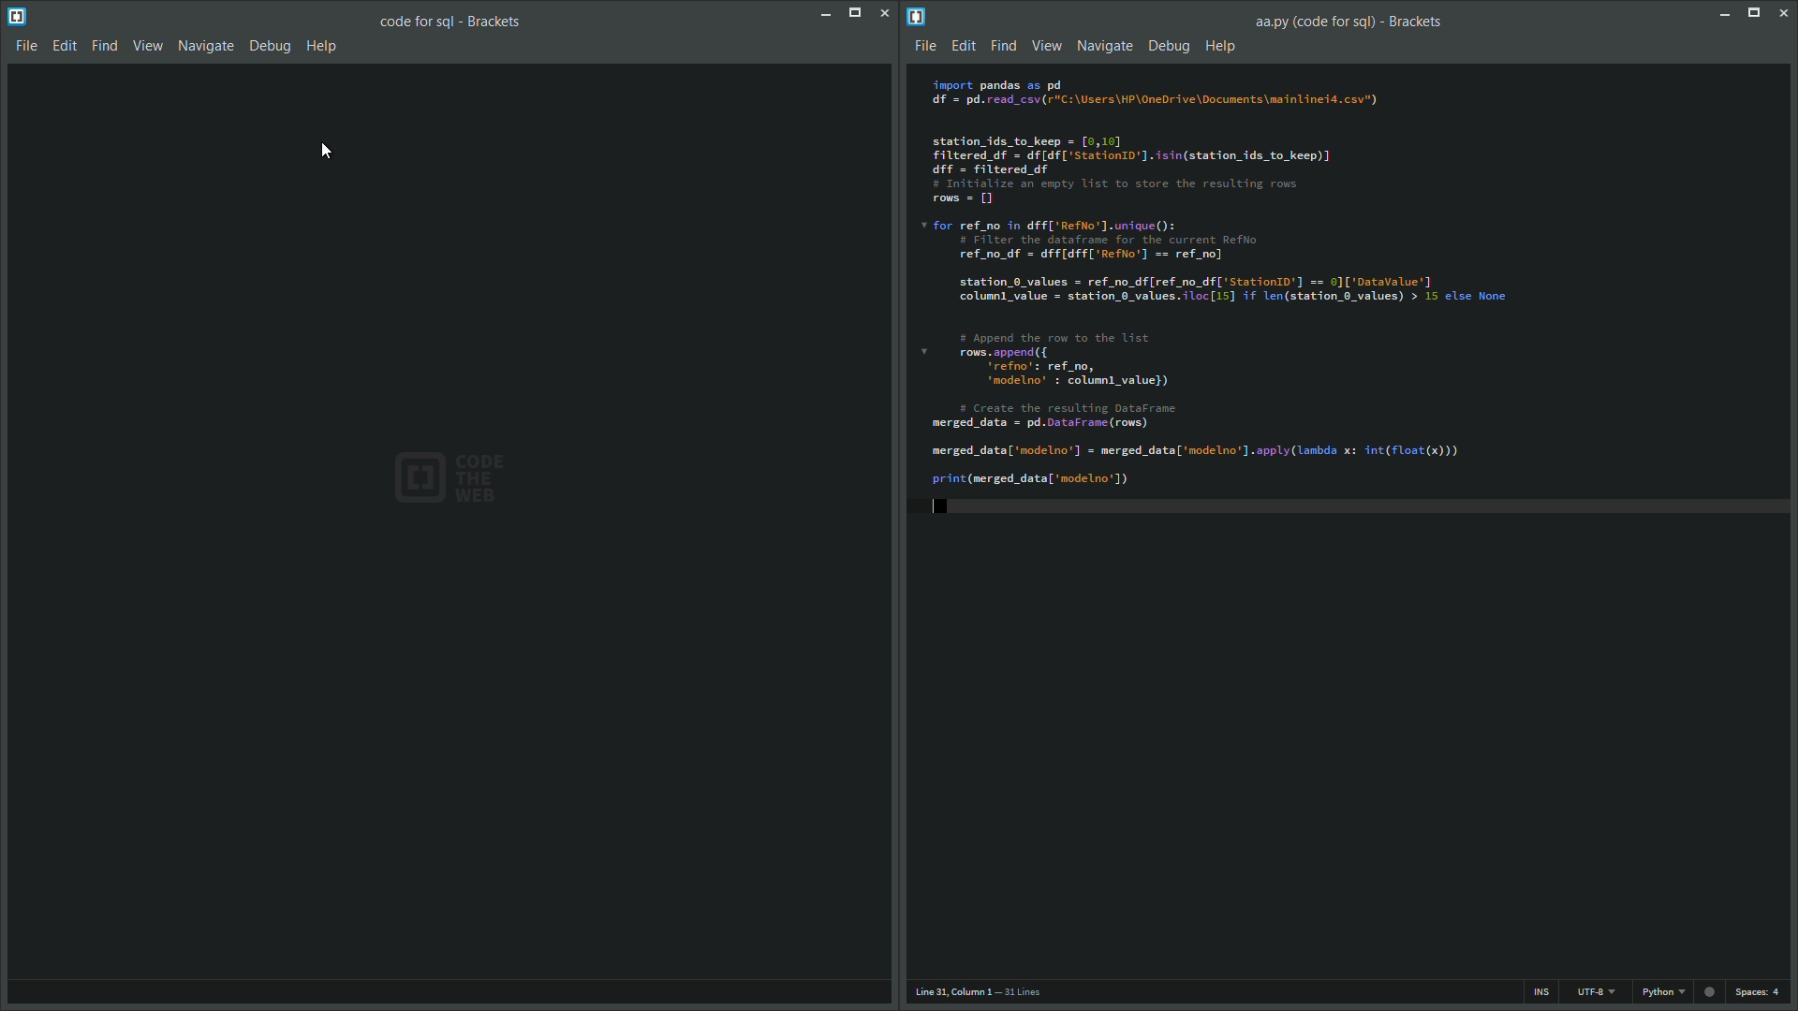 Image resolution: width=1798 pixels, height=1011 pixels. I want to click on Edit, so click(966, 46).